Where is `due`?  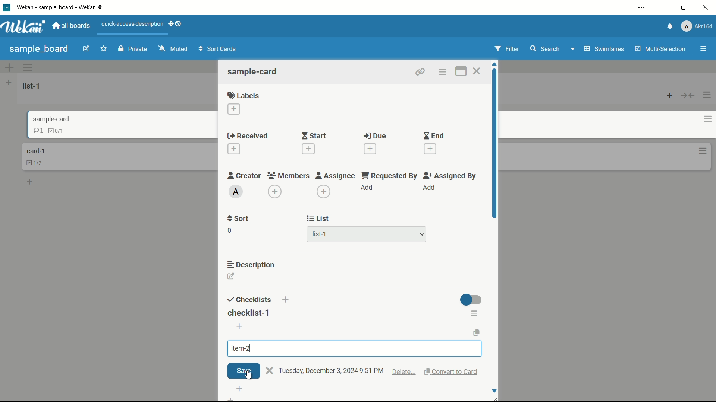 due is located at coordinates (375, 136).